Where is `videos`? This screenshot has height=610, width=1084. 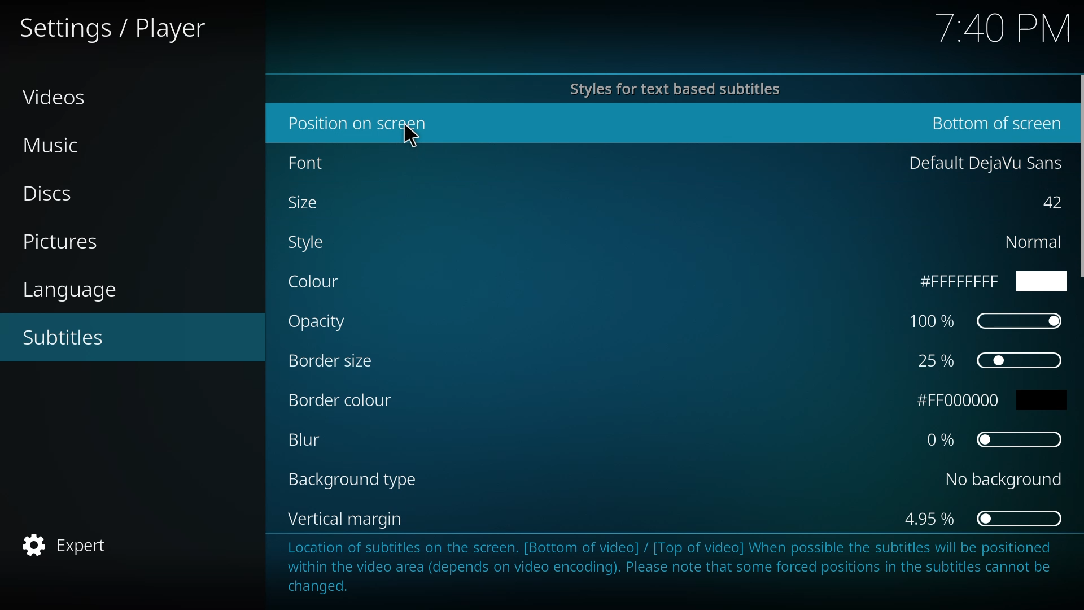 videos is located at coordinates (58, 99).